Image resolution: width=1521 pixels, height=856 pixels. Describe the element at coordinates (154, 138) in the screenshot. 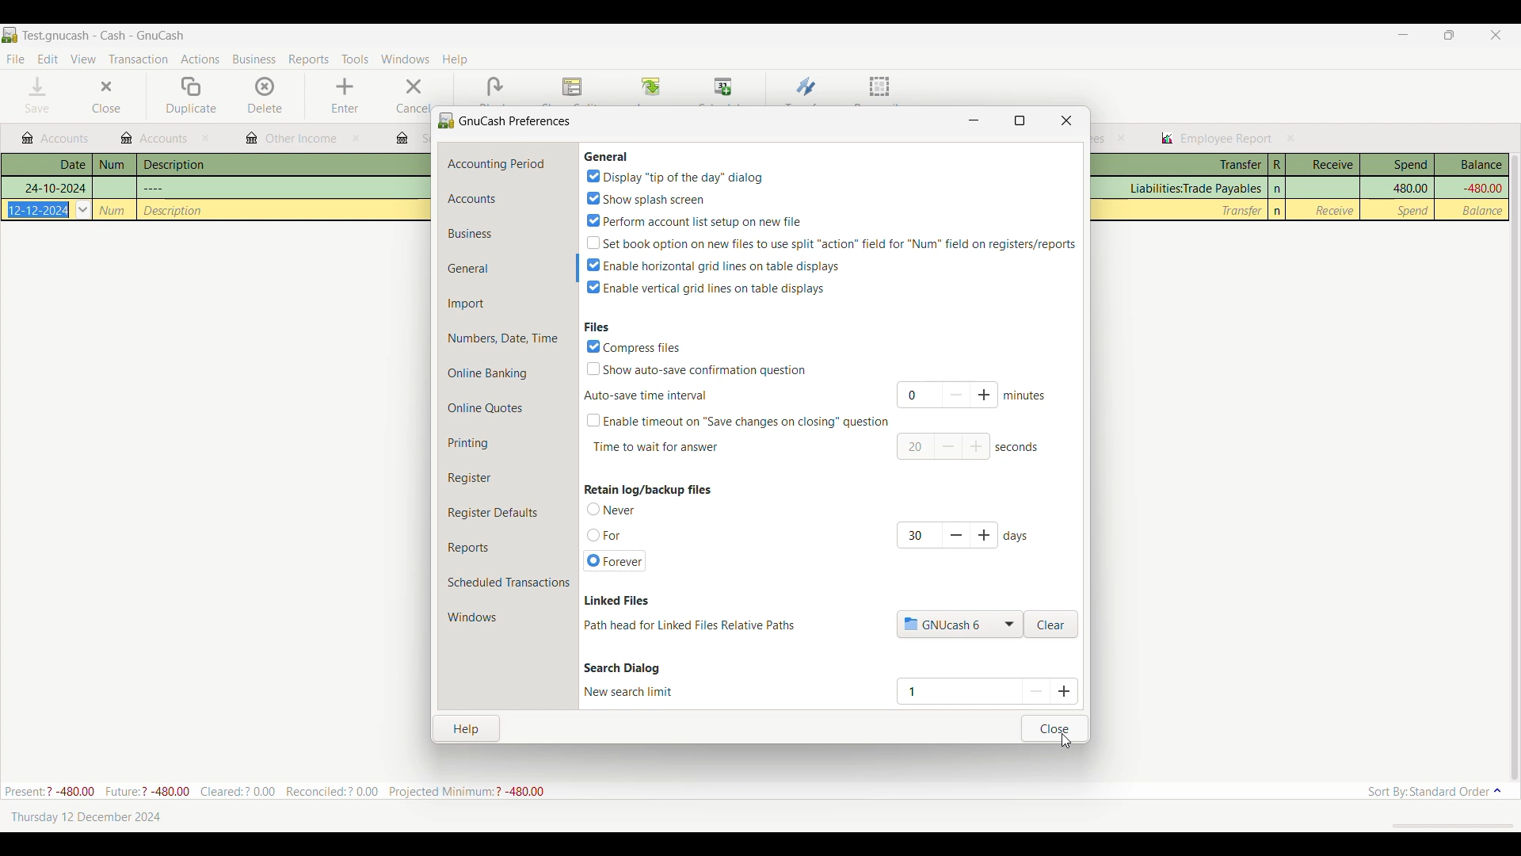

I see `Other budgets and reports` at that location.